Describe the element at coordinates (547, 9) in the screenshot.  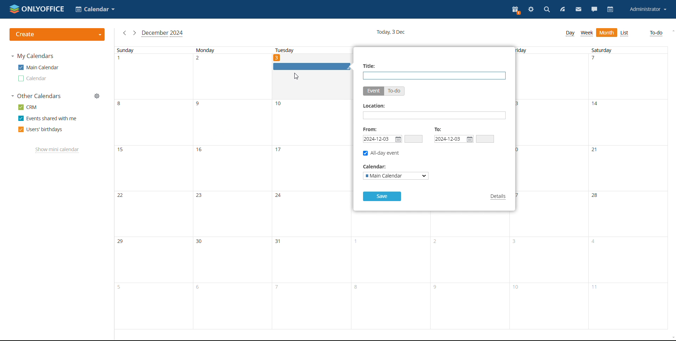
I see `search` at that location.